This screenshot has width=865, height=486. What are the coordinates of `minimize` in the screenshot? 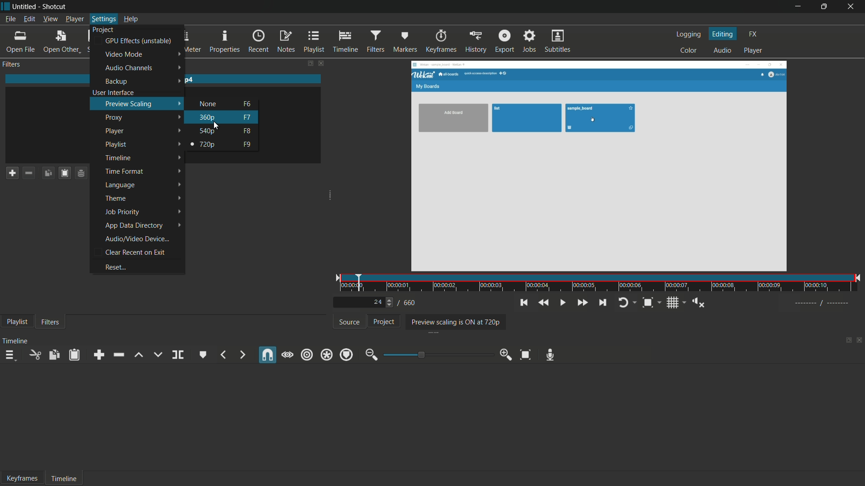 It's located at (798, 6).